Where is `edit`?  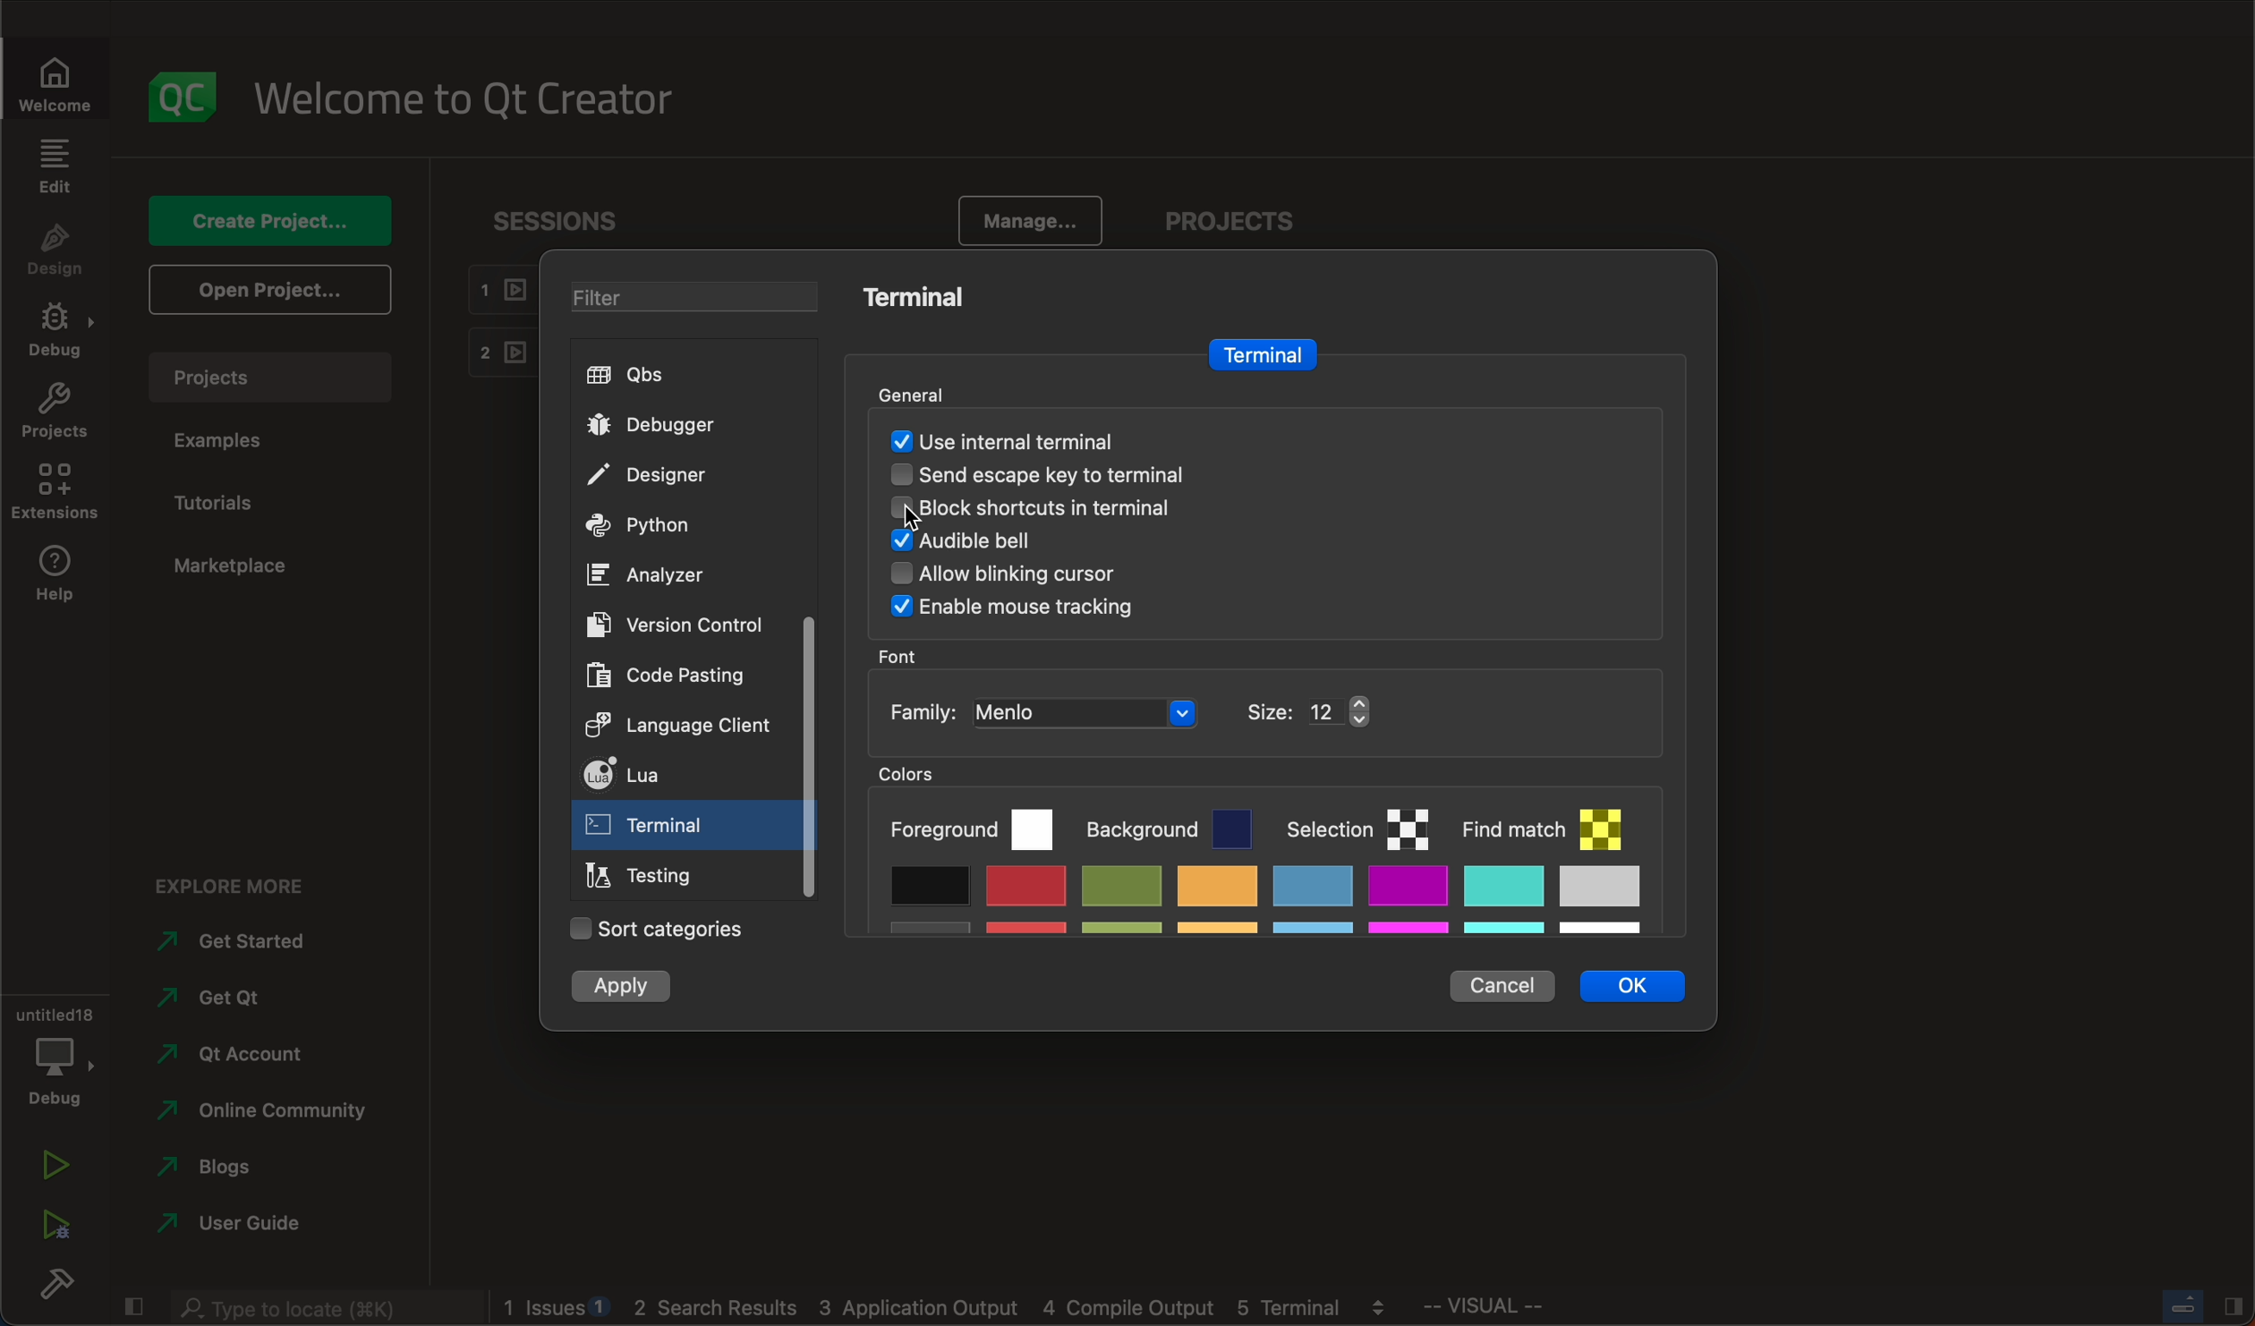
edit is located at coordinates (57, 165).